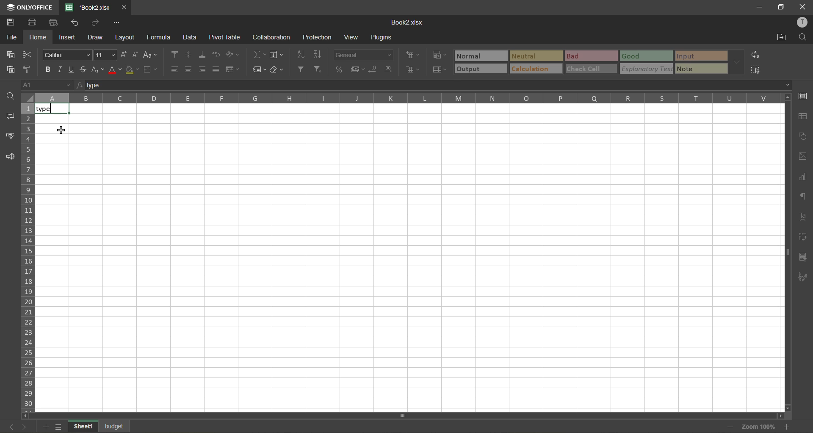 Image resolution: width=813 pixels, height=433 pixels. What do you see at coordinates (124, 8) in the screenshot?
I see `close tab` at bounding box center [124, 8].